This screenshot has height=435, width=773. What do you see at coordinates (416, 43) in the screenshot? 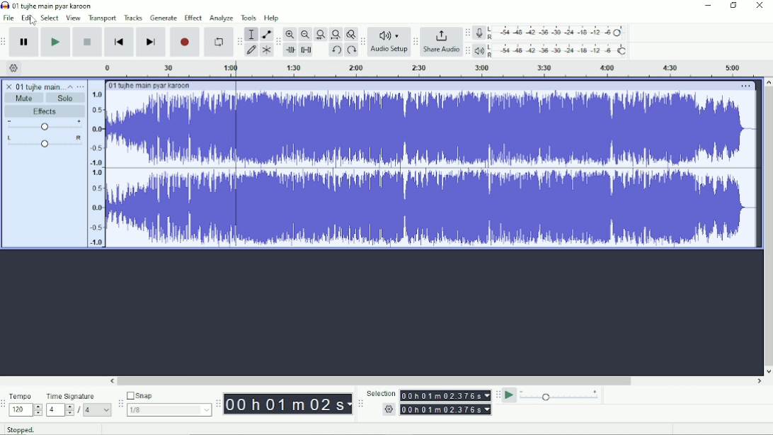
I see `Audacity share audio toolbar` at bounding box center [416, 43].